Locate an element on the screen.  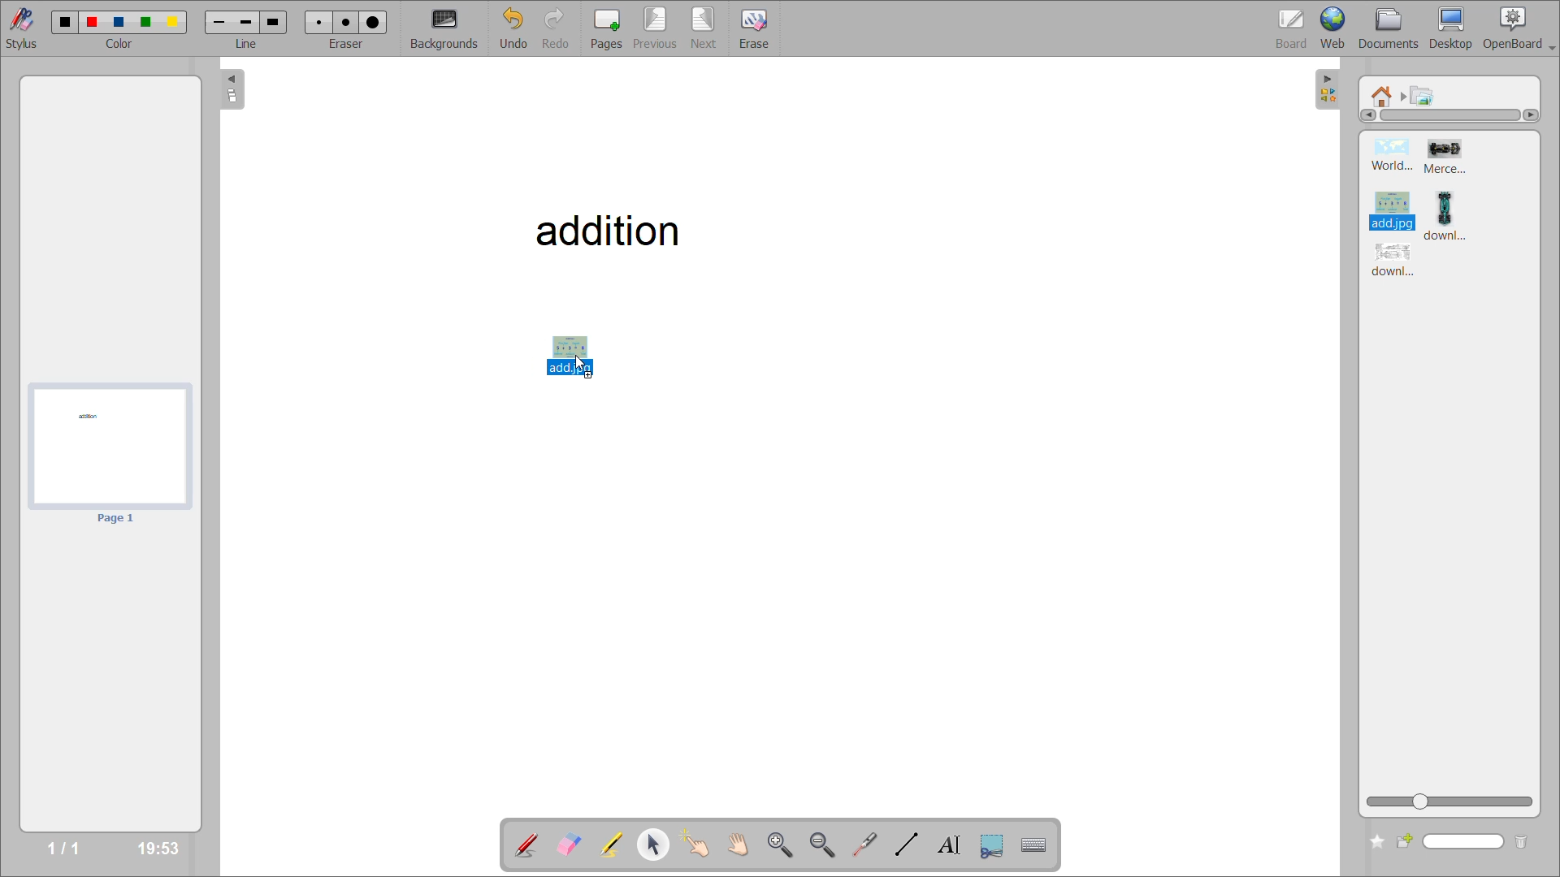
openboard is located at coordinates (1521, 28).